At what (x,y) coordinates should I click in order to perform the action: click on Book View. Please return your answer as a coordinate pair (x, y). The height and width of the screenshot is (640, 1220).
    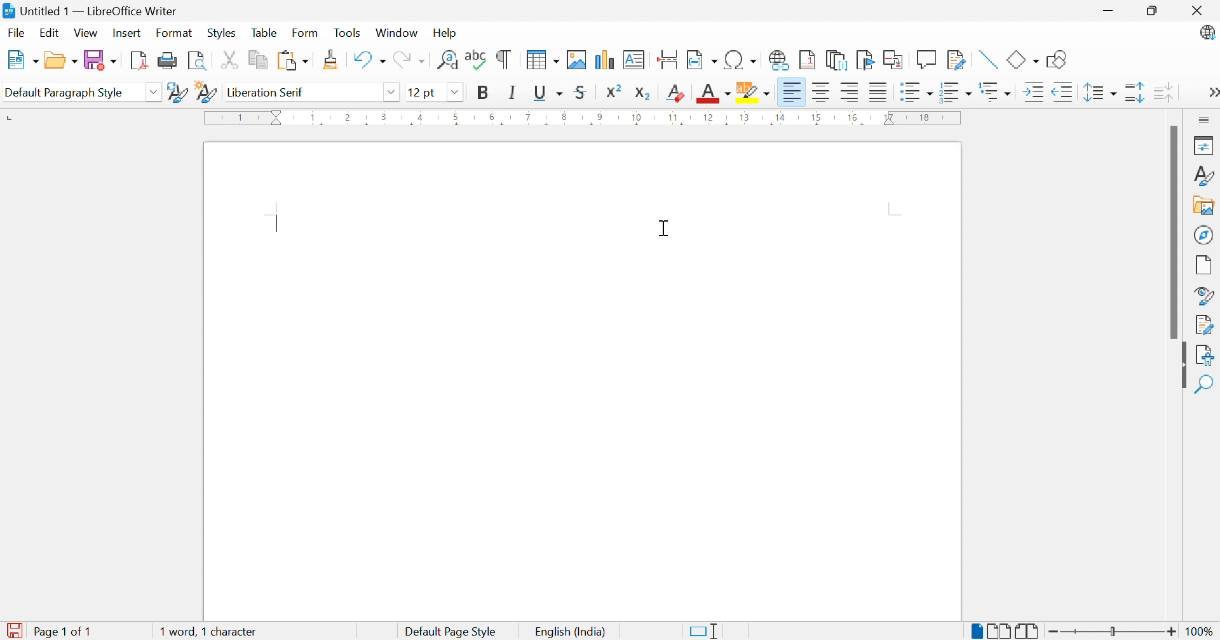
    Looking at the image, I should click on (1030, 630).